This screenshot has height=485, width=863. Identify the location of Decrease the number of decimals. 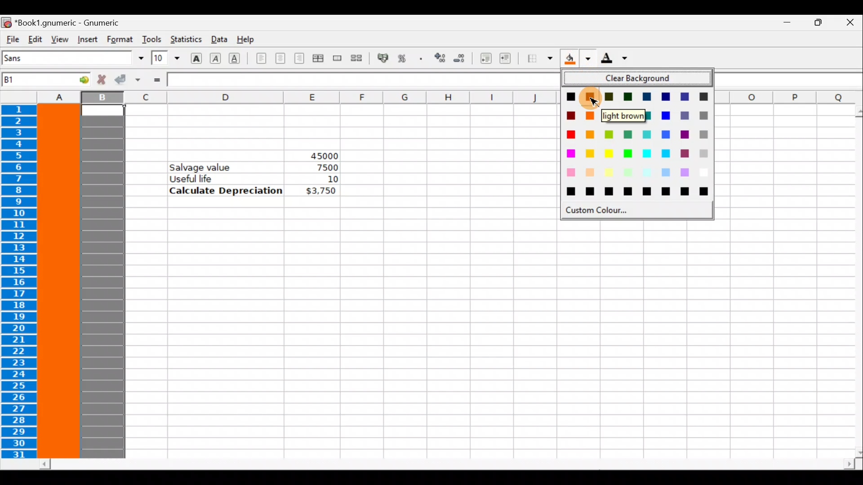
(459, 58).